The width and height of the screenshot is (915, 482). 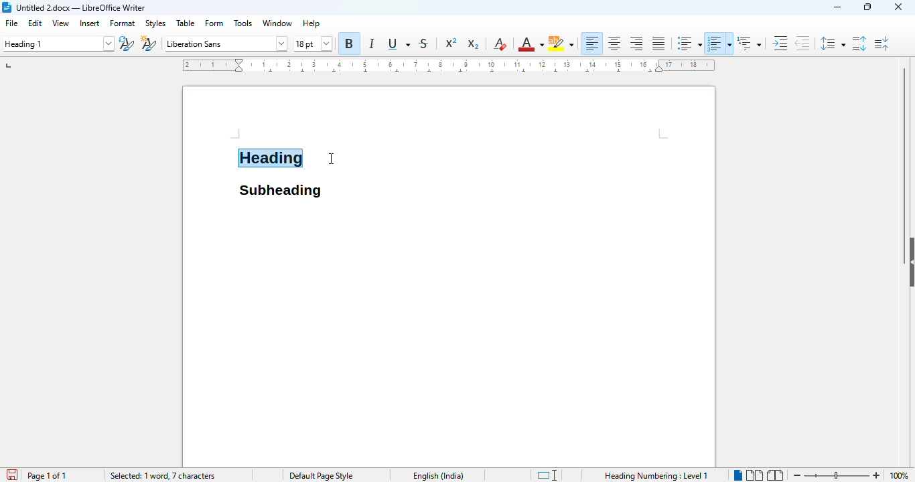 What do you see at coordinates (796, 475) in the screenshot?
I see `zoom out` at bounding box center [796, 475].